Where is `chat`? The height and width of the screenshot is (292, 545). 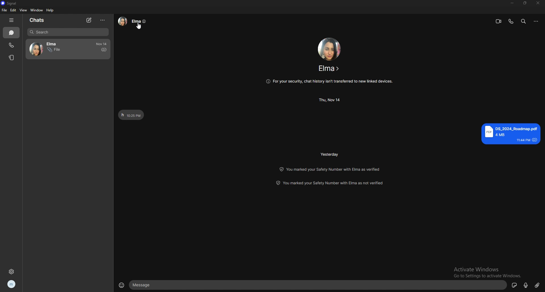 chat is located at coordinates (53, 49).